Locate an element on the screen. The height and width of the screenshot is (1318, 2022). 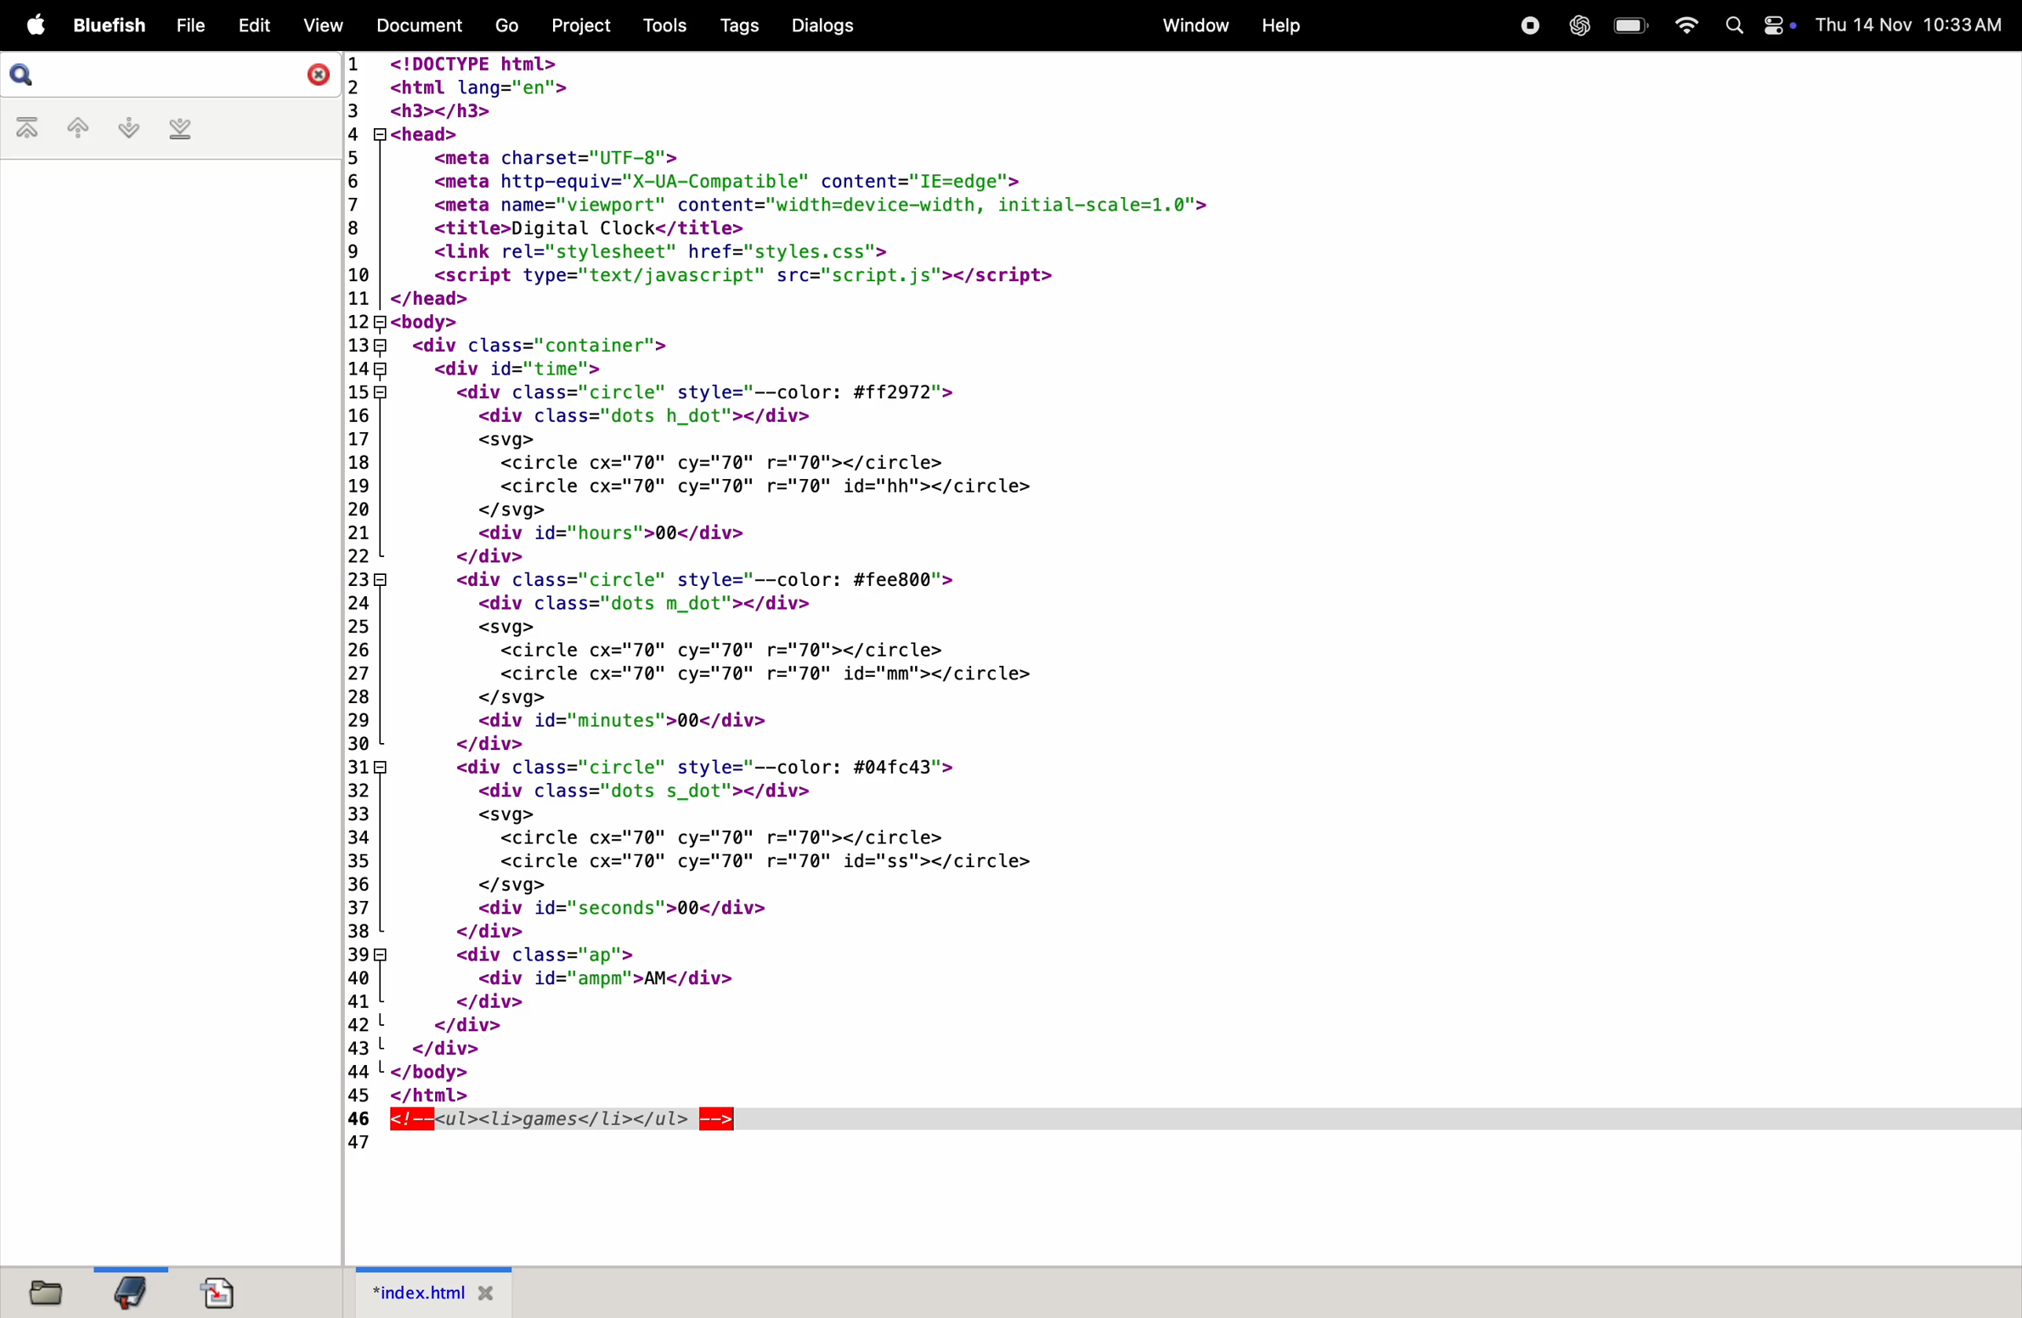
Apple menu is located at coordinates (32, 24).